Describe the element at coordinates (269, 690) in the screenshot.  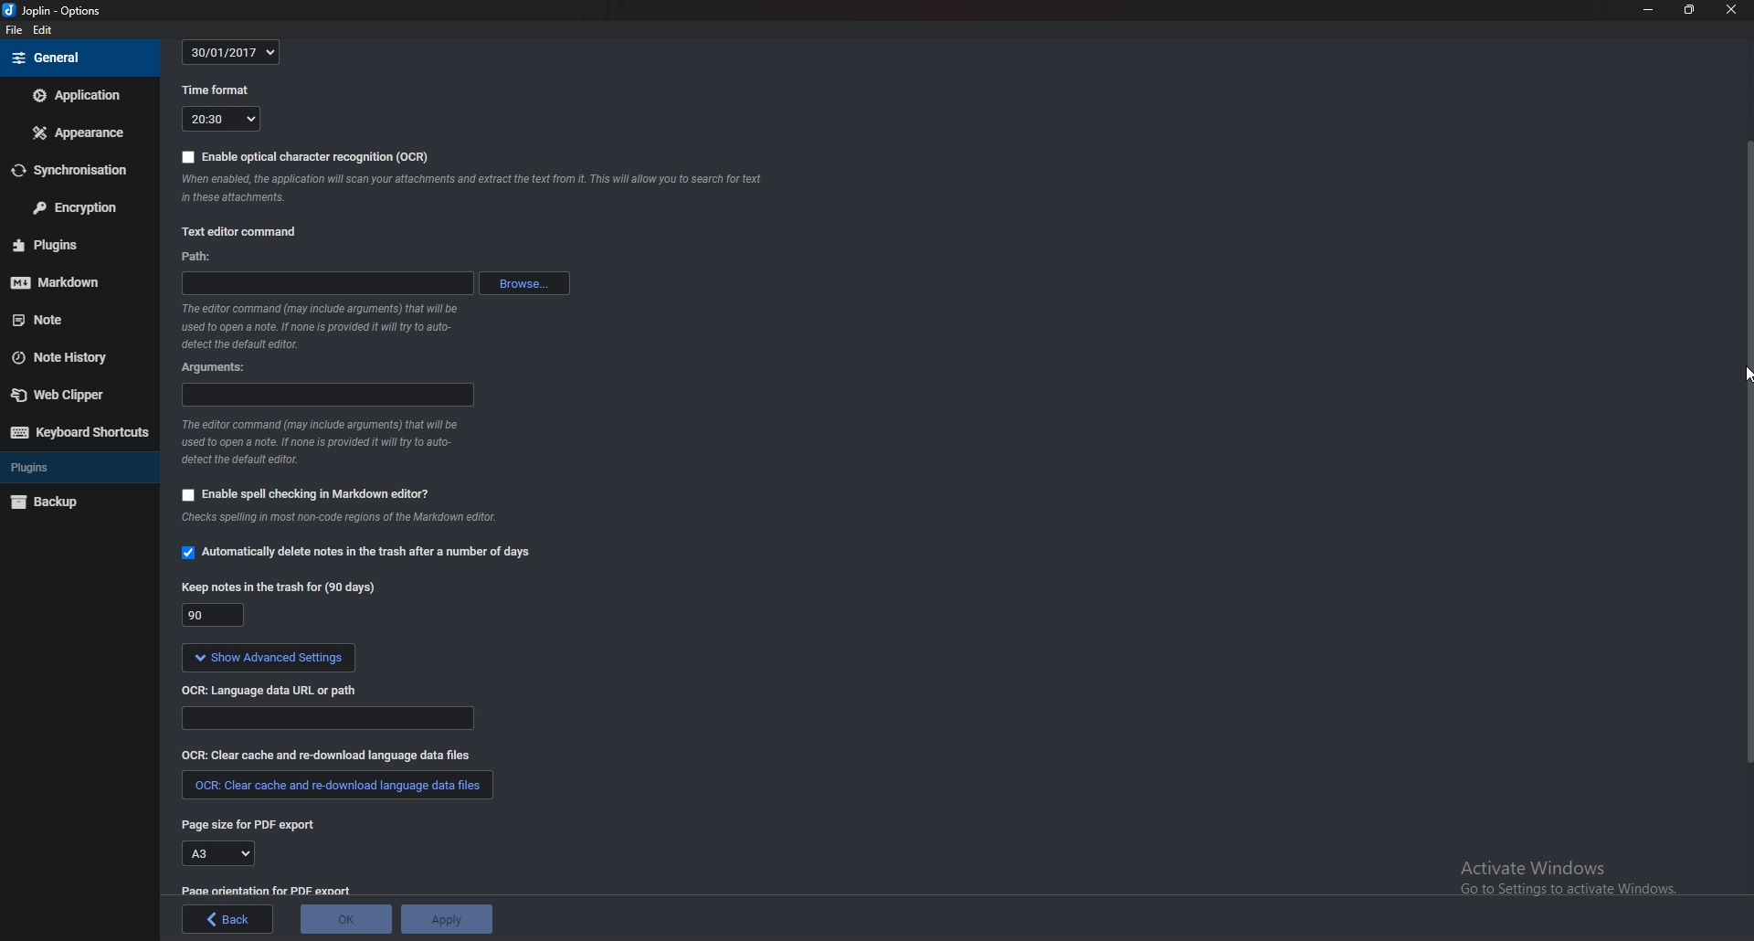
I see `ocr language data url or path` at that location.